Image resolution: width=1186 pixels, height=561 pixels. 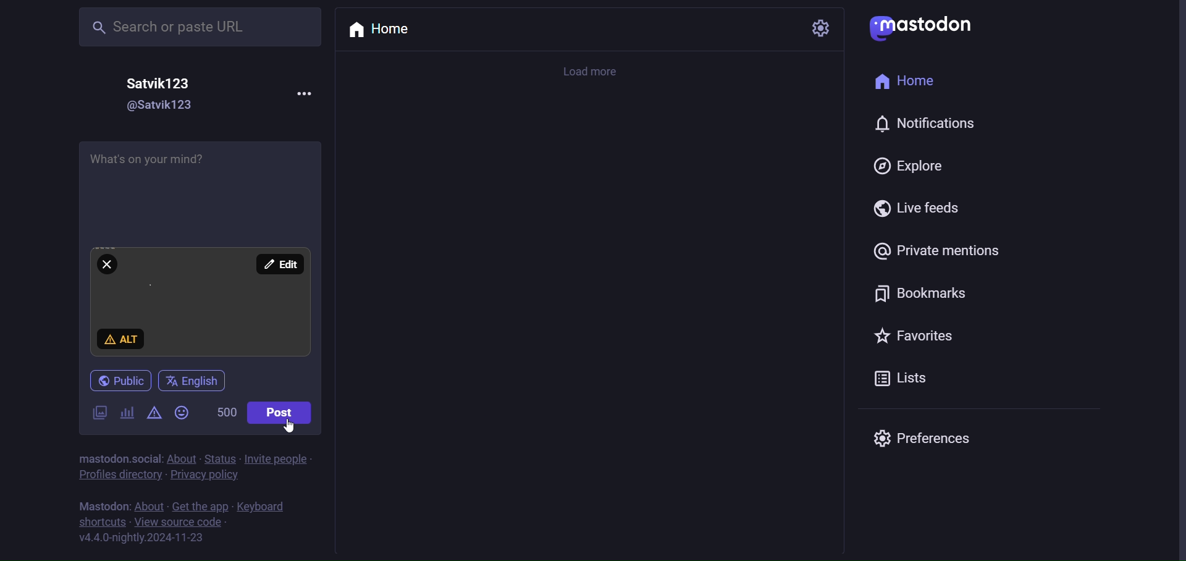 What do you see at coordinates (127, 409) in the screenshot?
I see `poll` at bounding box center [127, 409].